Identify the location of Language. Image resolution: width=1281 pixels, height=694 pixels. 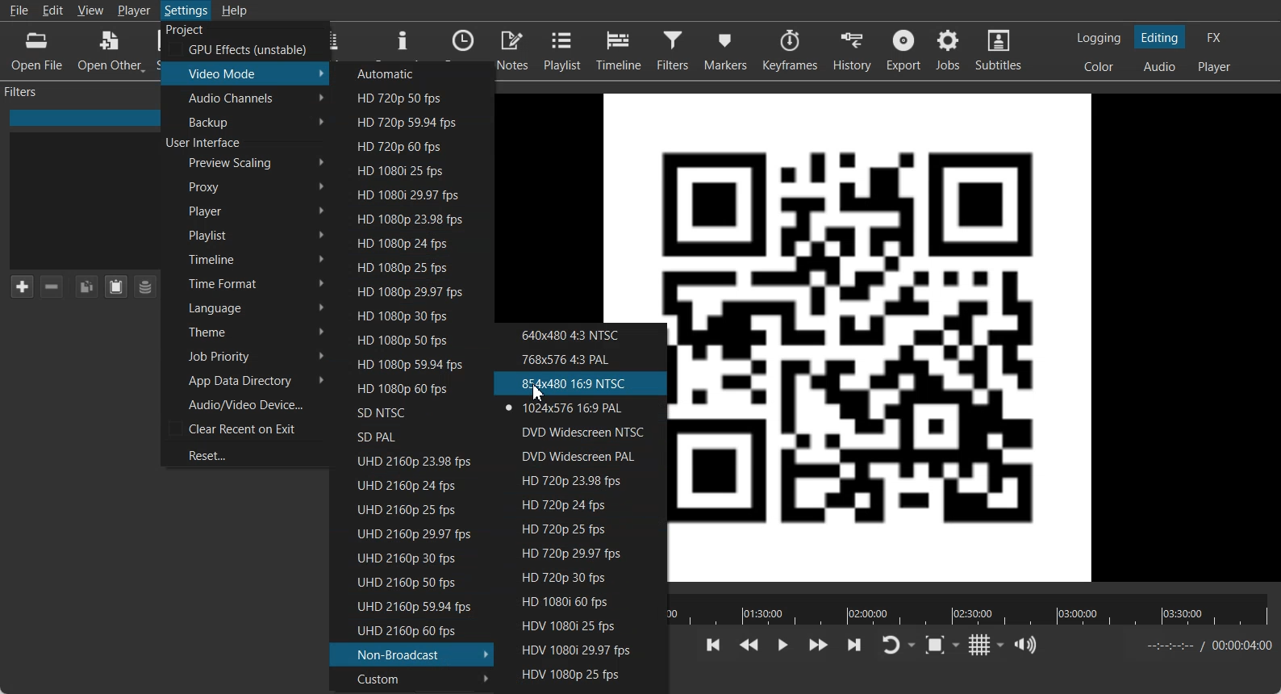
(244, 307).